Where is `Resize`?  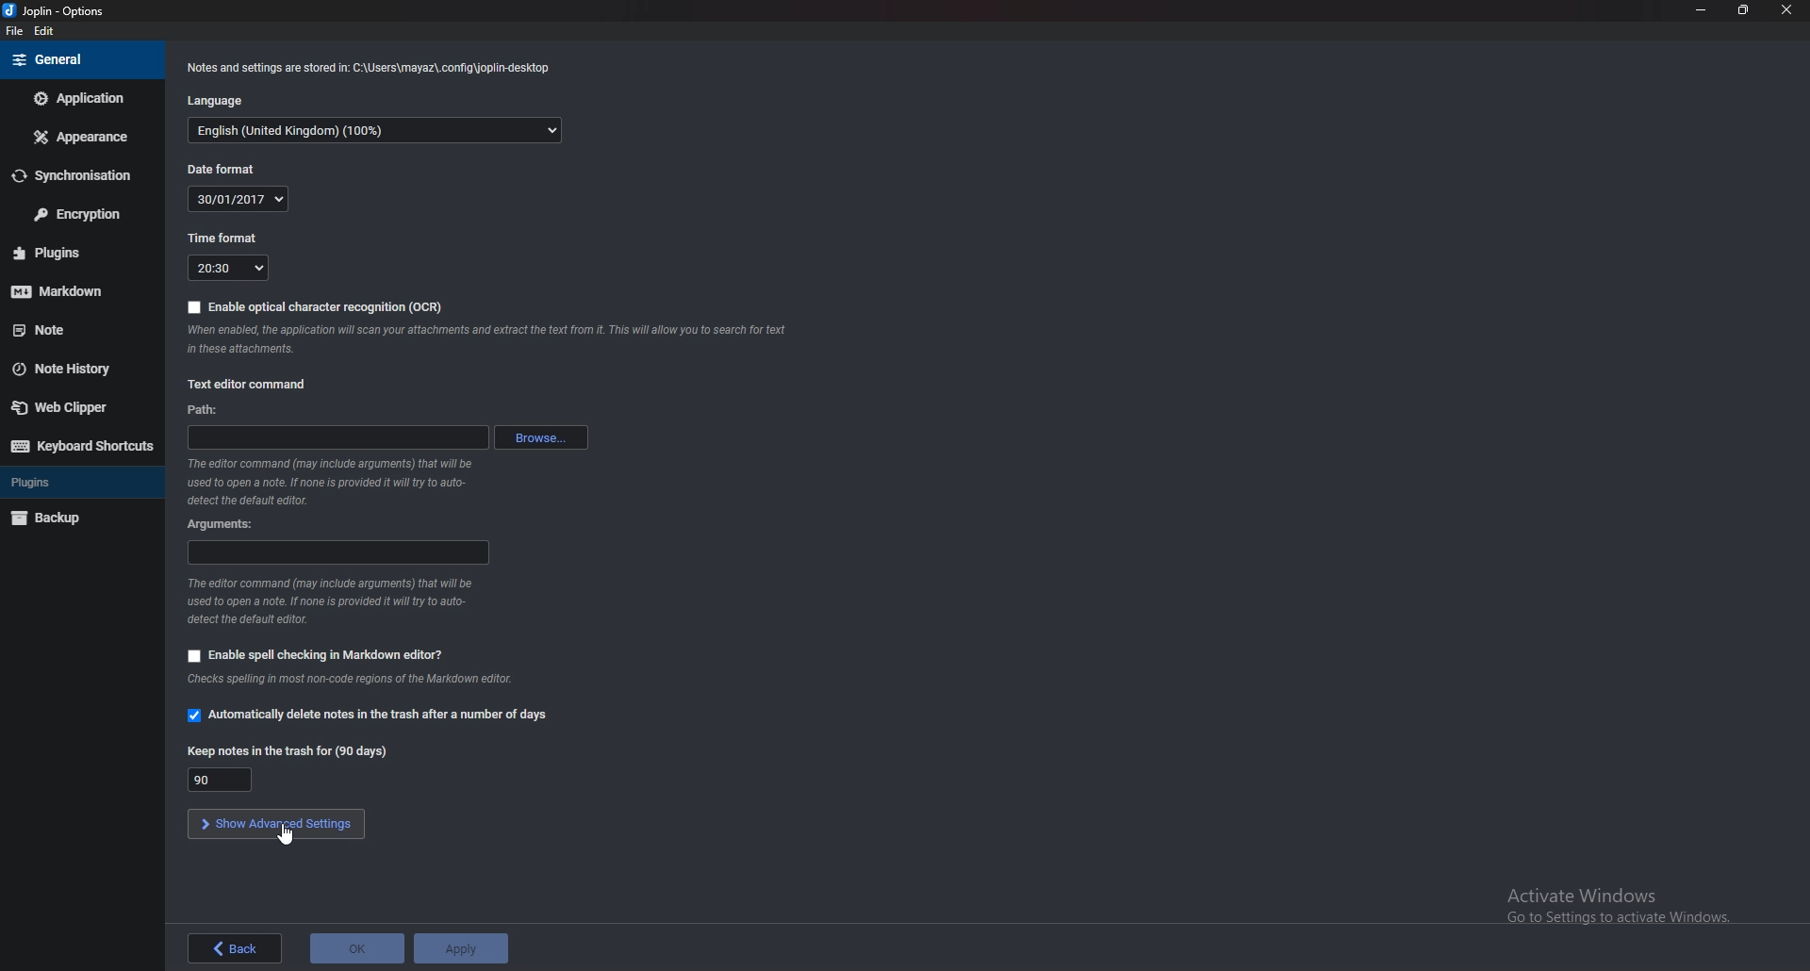 Resize is located at coordinates (1744, 11).